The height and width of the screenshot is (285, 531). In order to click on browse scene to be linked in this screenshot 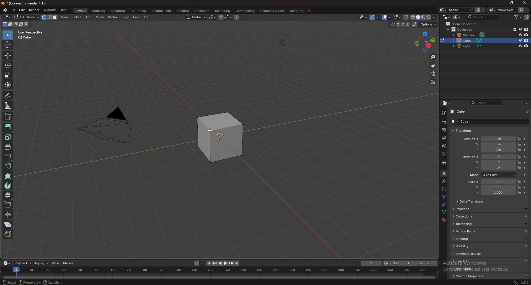, I will do `click(443, 10)`.